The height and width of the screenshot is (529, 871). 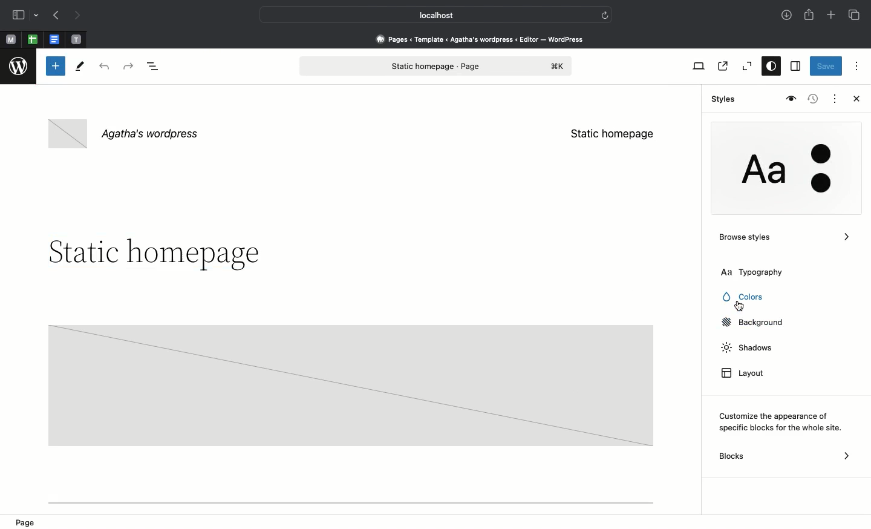 I want to click on View, so click(x=696, y=66).